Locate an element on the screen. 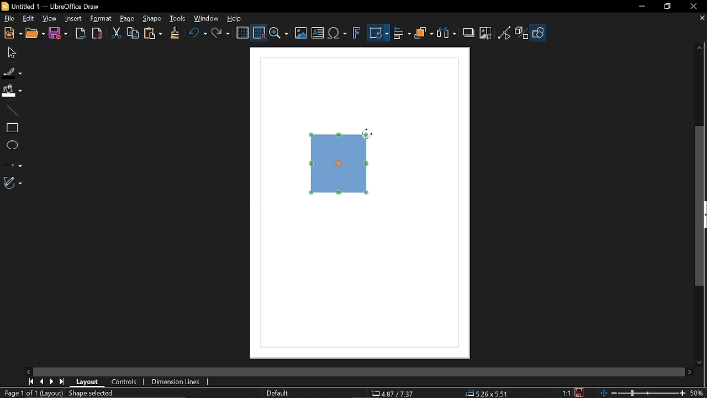 This screenshot has width=707, height=398. Shapes is located at coordinates (538, 33).